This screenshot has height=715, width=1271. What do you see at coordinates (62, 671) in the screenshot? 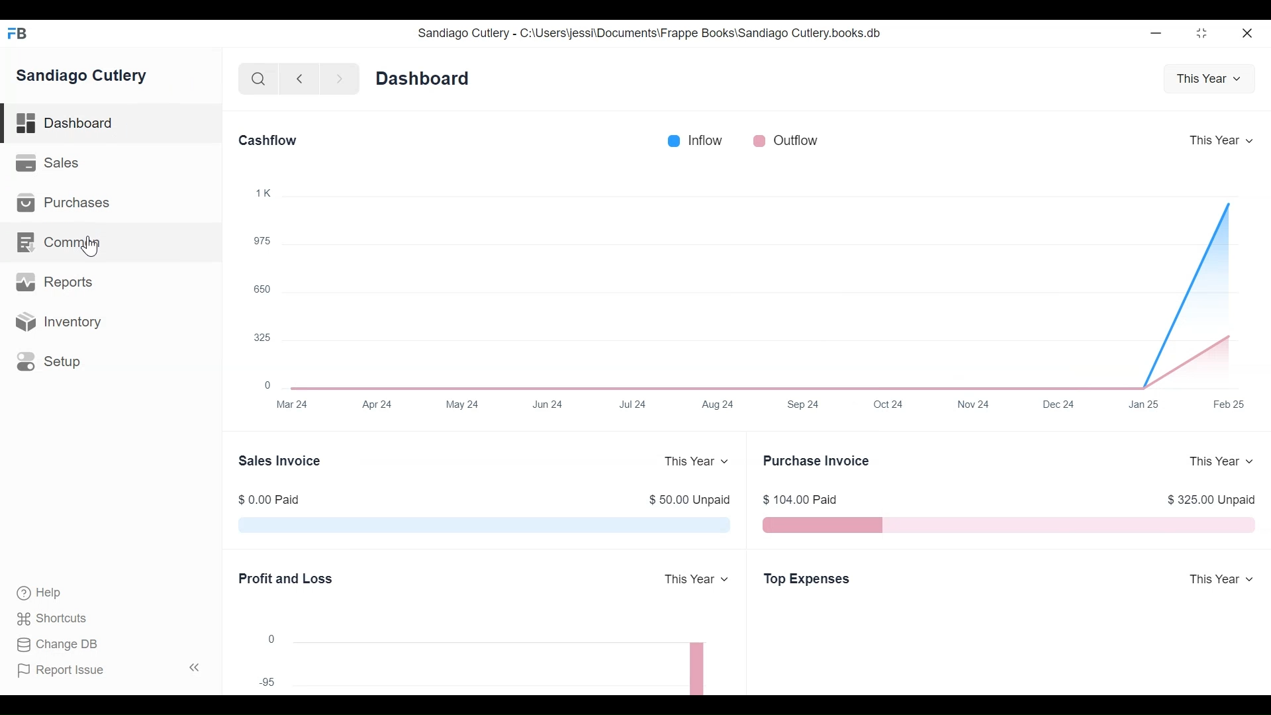
I see `Report Issue` at bounding box center [62, 671].